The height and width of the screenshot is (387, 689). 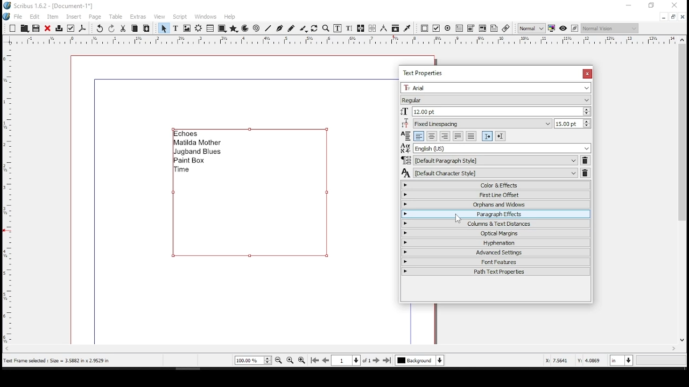 I want to click on shape, so click(x=221, y=28).